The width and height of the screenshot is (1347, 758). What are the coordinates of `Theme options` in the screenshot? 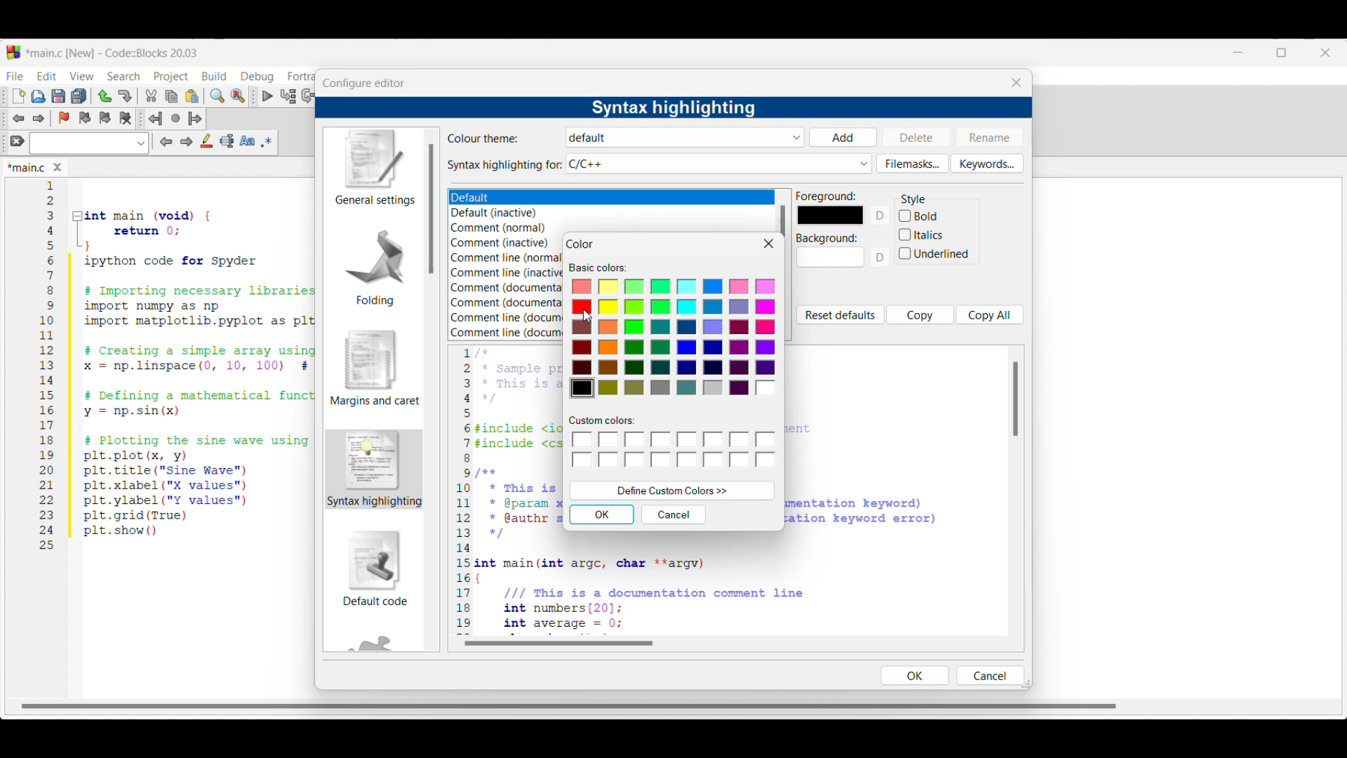 It's located at (686, 138).